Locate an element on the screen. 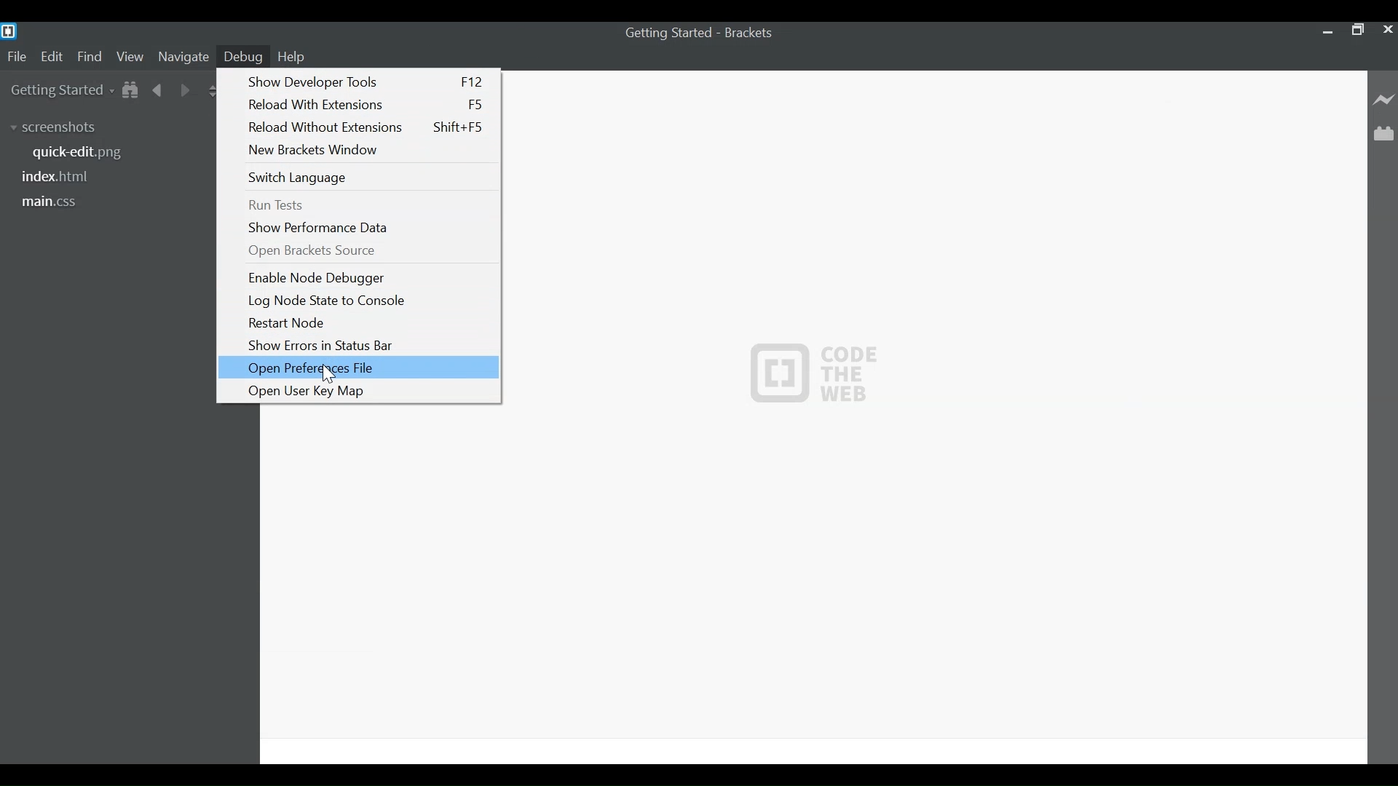 This screenshot has height=786, width=1398. Help is located at coordinates (292, 57).